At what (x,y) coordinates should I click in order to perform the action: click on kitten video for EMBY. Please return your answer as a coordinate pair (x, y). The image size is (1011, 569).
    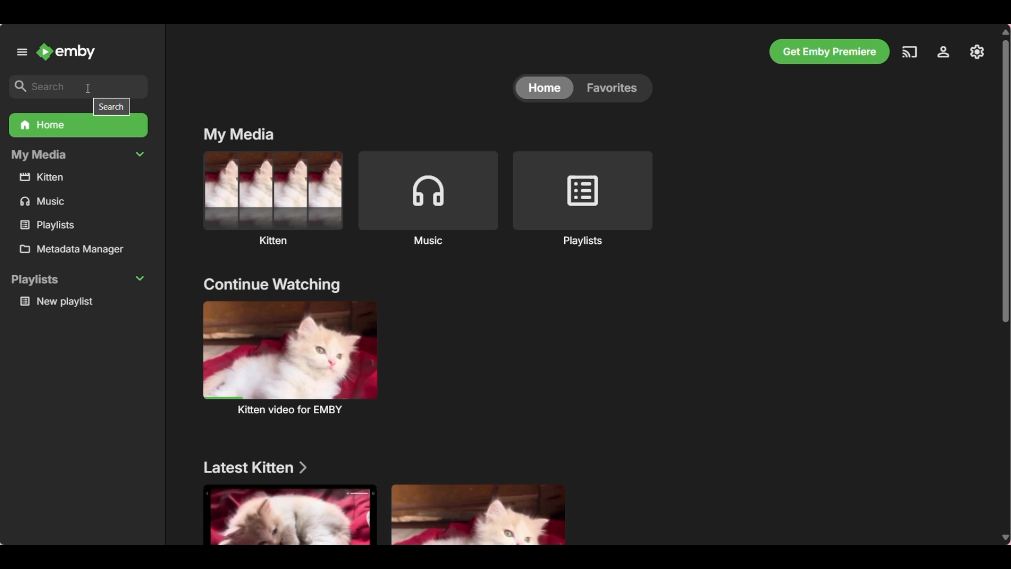
    Looking at the image, I should click on (291, 357).